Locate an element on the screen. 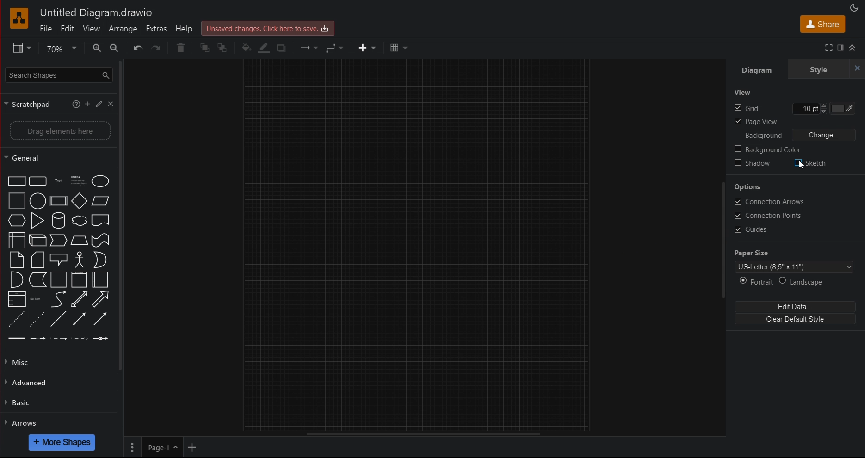 The width and height of the screenshot is (865, 458). bidirectional connector is located at coordinates (80, 319).